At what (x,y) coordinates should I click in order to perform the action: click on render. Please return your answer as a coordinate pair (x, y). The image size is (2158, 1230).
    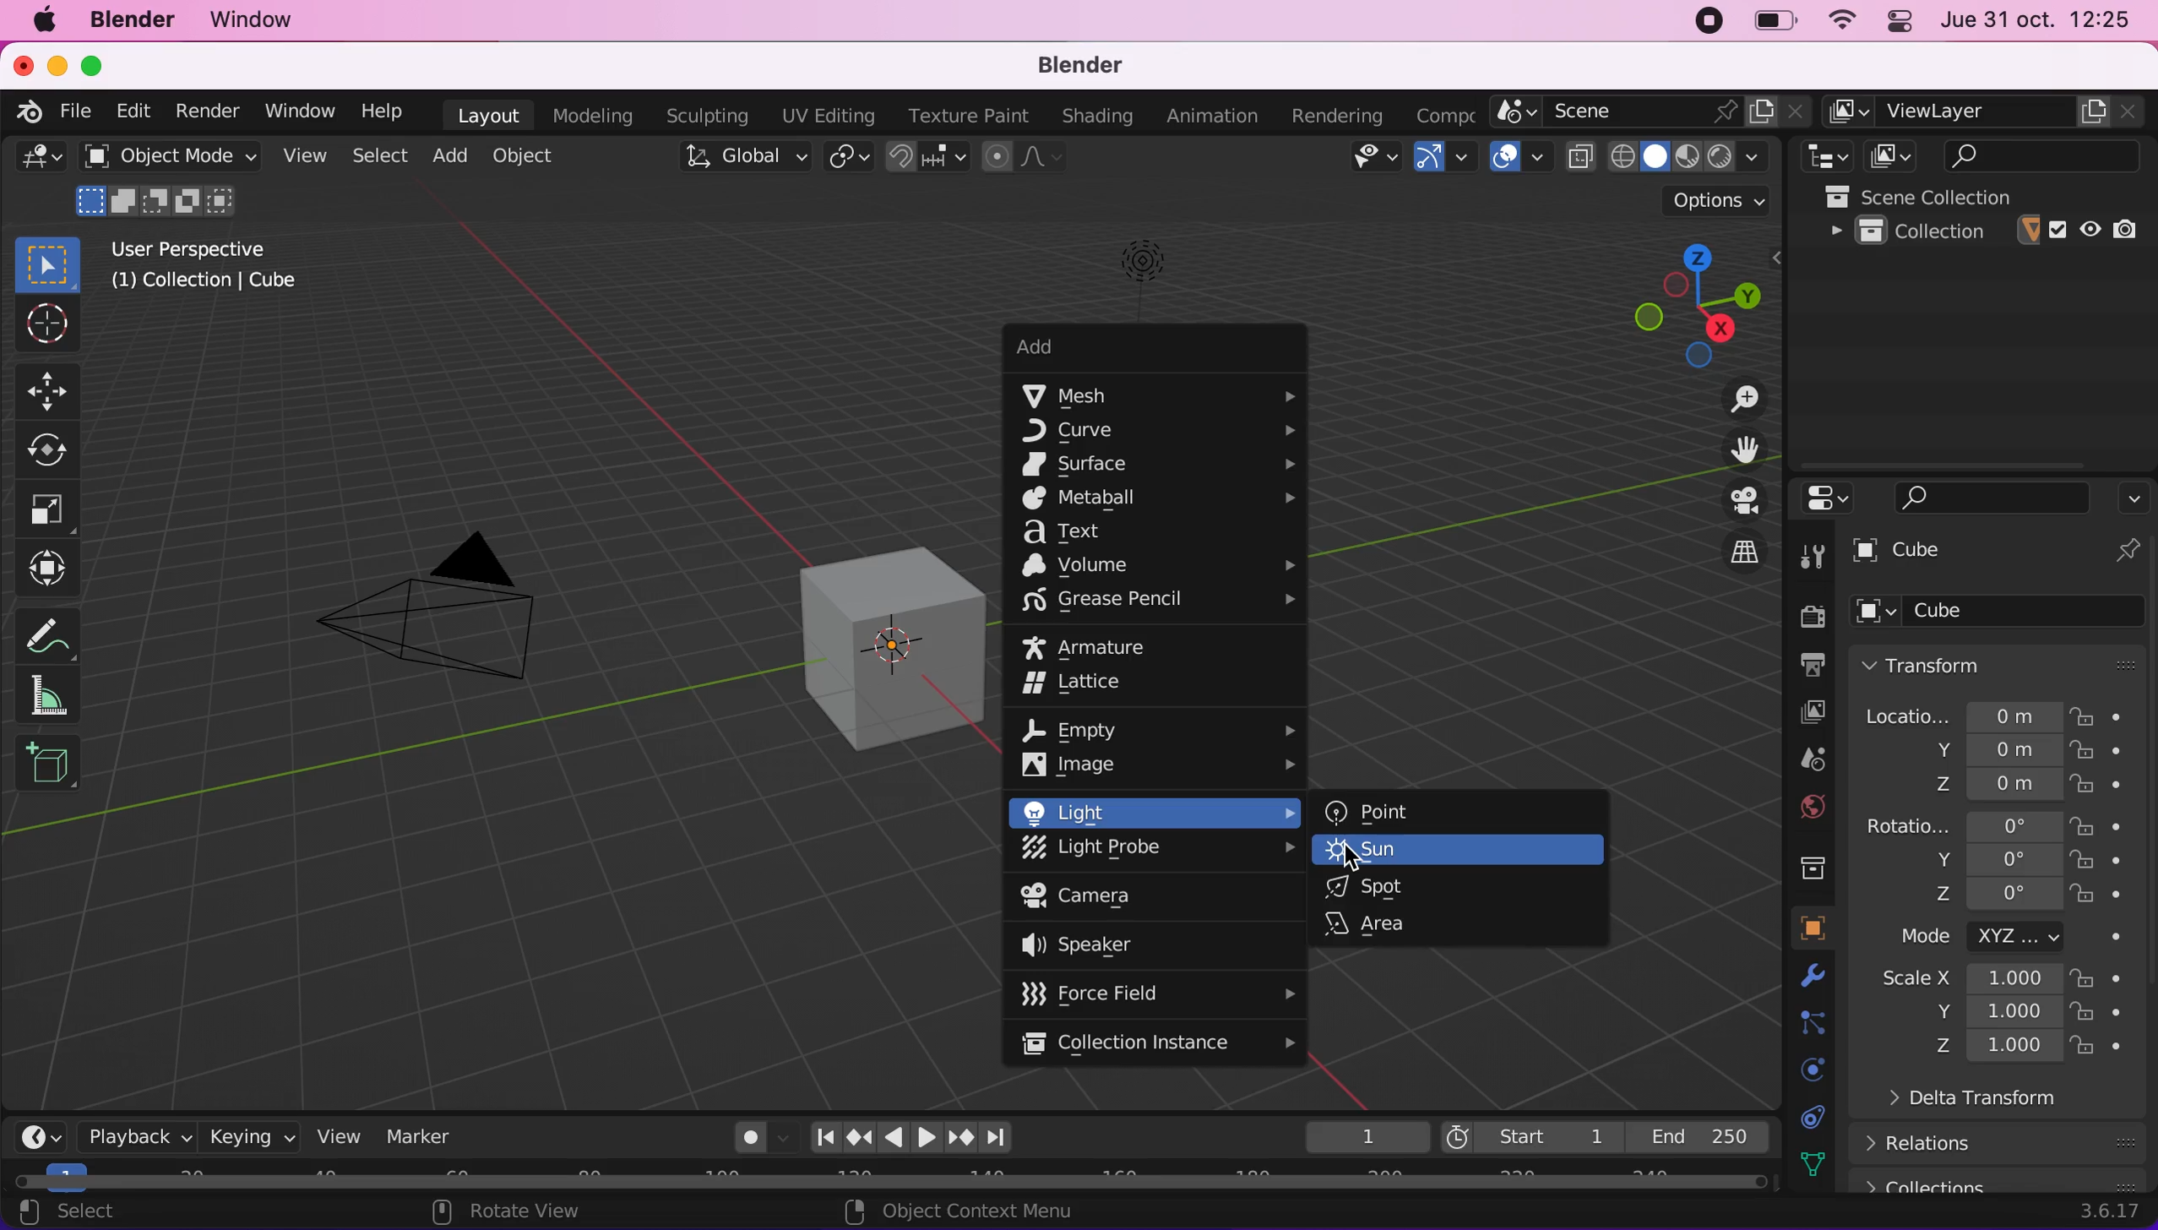
    Looking at the image, I should click on (1805, 615).